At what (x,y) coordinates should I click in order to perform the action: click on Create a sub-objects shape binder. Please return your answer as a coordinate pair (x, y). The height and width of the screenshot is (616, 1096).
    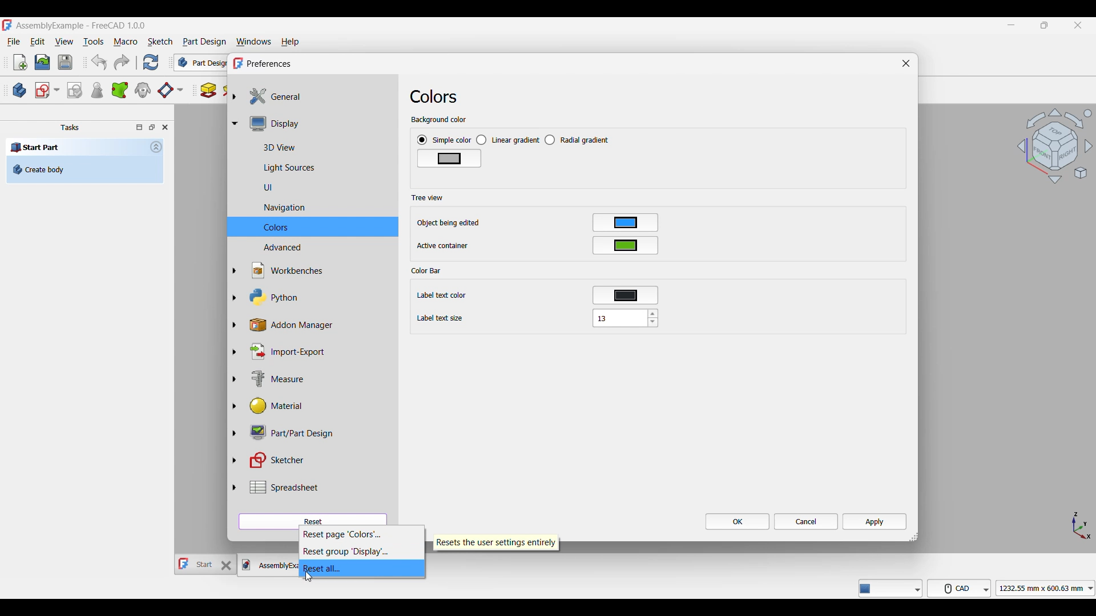
    Looking at the image, I should click on (119, 90).